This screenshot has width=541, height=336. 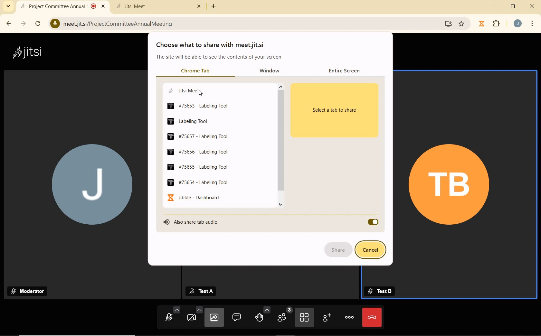 I want to click on toggle tile view, so click(x=304, y=318).